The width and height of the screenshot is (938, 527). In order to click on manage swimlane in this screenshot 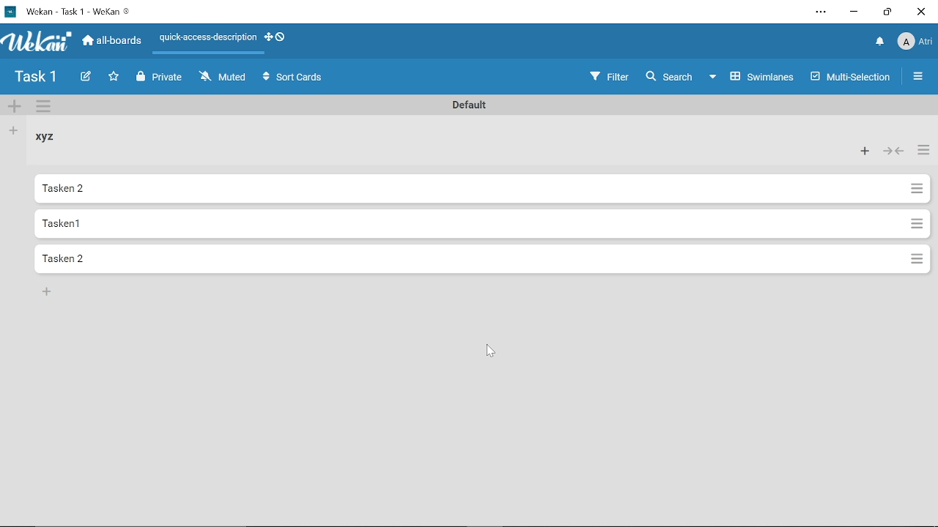, I will do `click(45, 108)`.